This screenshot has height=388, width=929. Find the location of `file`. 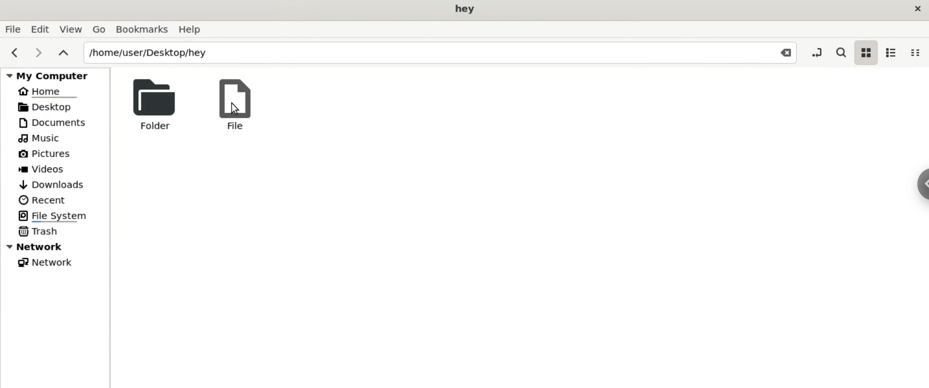

file is located at coordinates (233, 104).